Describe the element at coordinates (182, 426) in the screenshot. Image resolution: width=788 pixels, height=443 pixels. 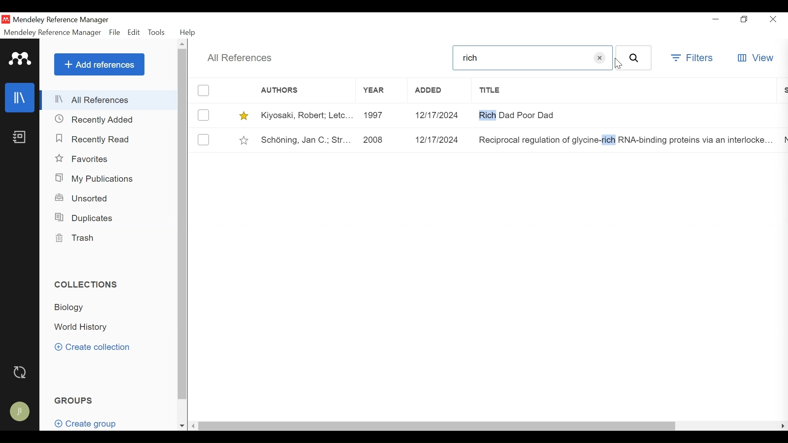
I see `Scroll down` at that location.